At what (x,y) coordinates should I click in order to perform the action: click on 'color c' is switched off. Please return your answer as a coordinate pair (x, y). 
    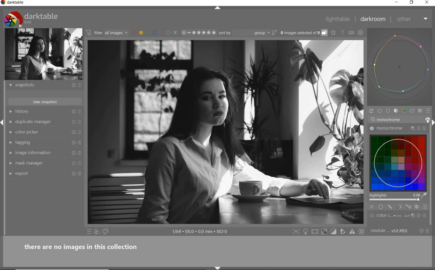
    Looking at the image, I should click on (372, 215).